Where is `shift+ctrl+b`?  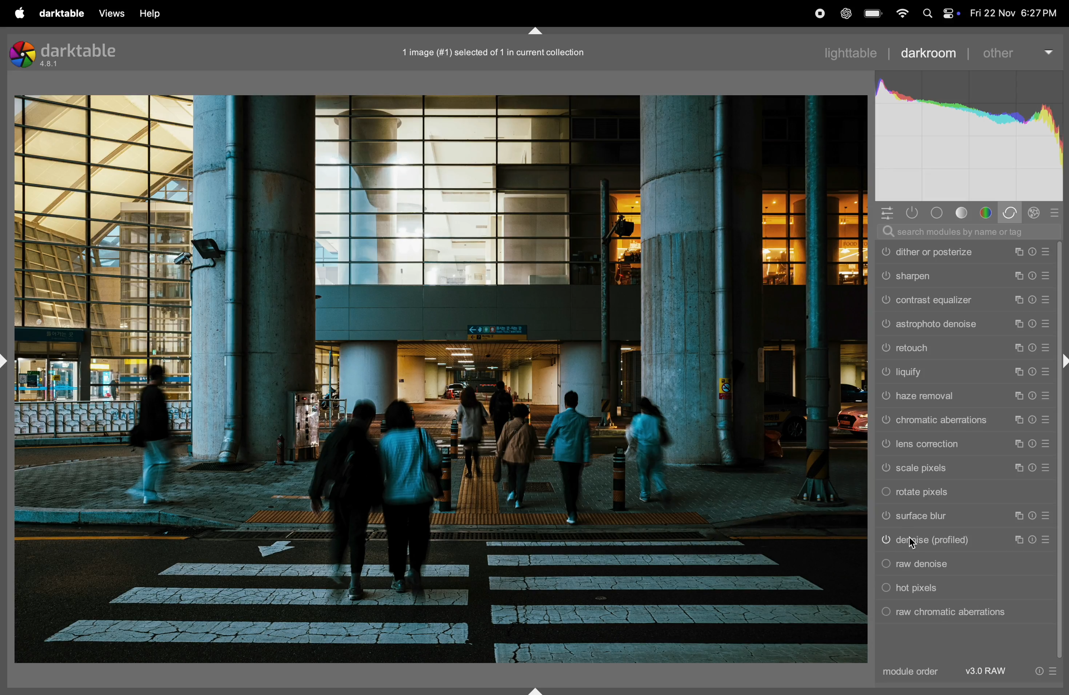 shift+ctrl+b is located at coordinates (536, 690).